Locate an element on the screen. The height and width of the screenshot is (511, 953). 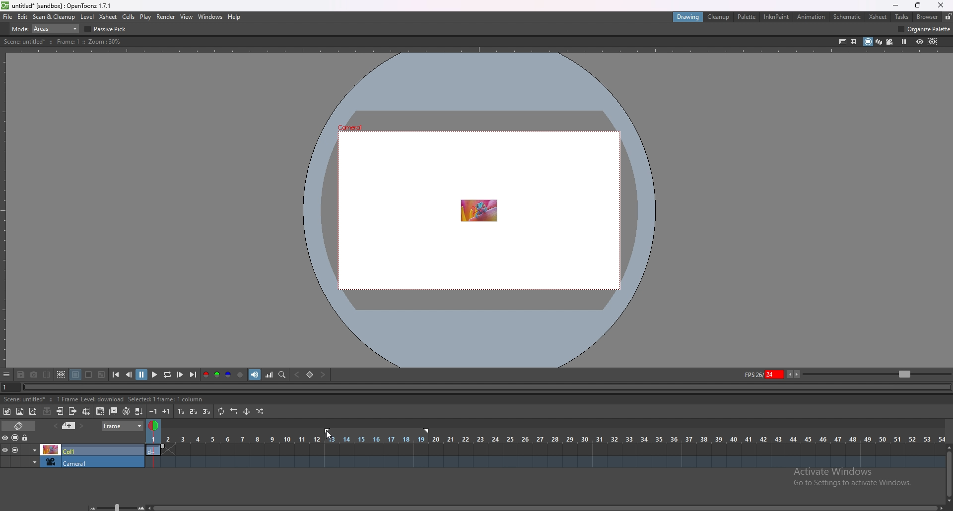
render is located at coordinates (166, 17).